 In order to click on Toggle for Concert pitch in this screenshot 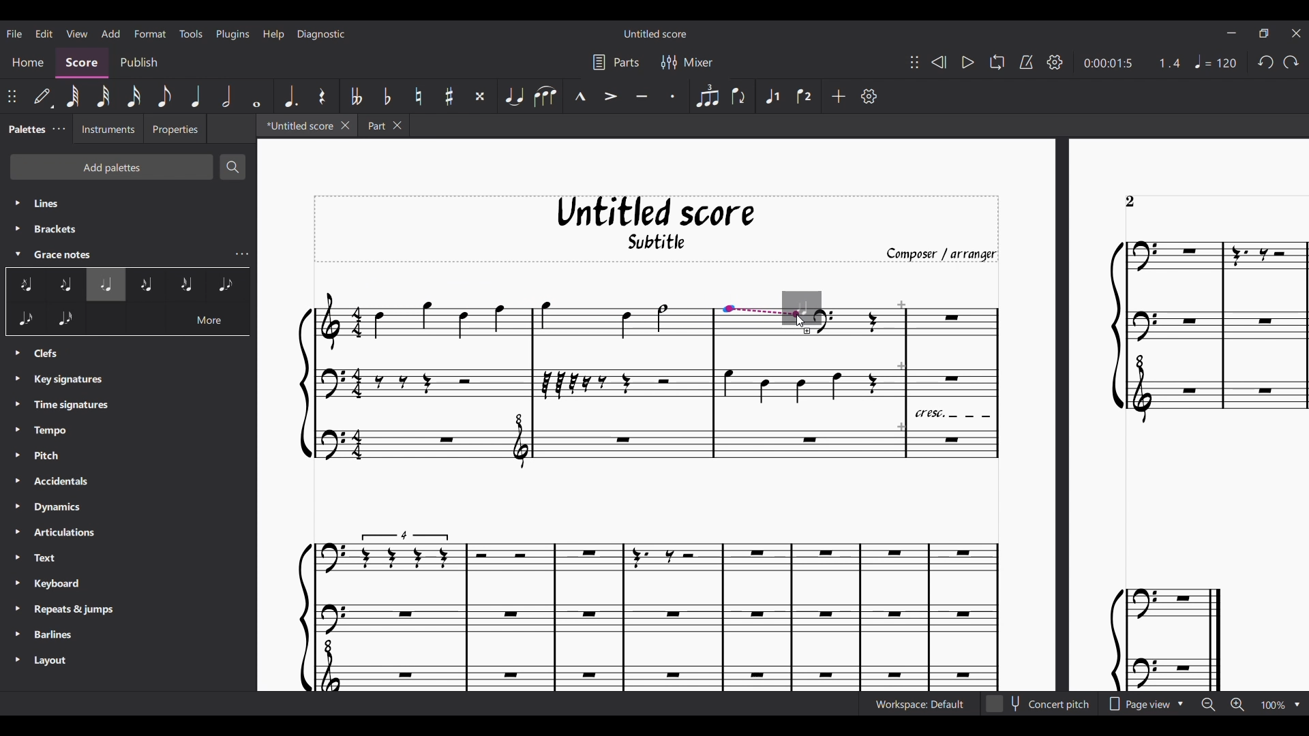, I will do `click(1040, 704)`.